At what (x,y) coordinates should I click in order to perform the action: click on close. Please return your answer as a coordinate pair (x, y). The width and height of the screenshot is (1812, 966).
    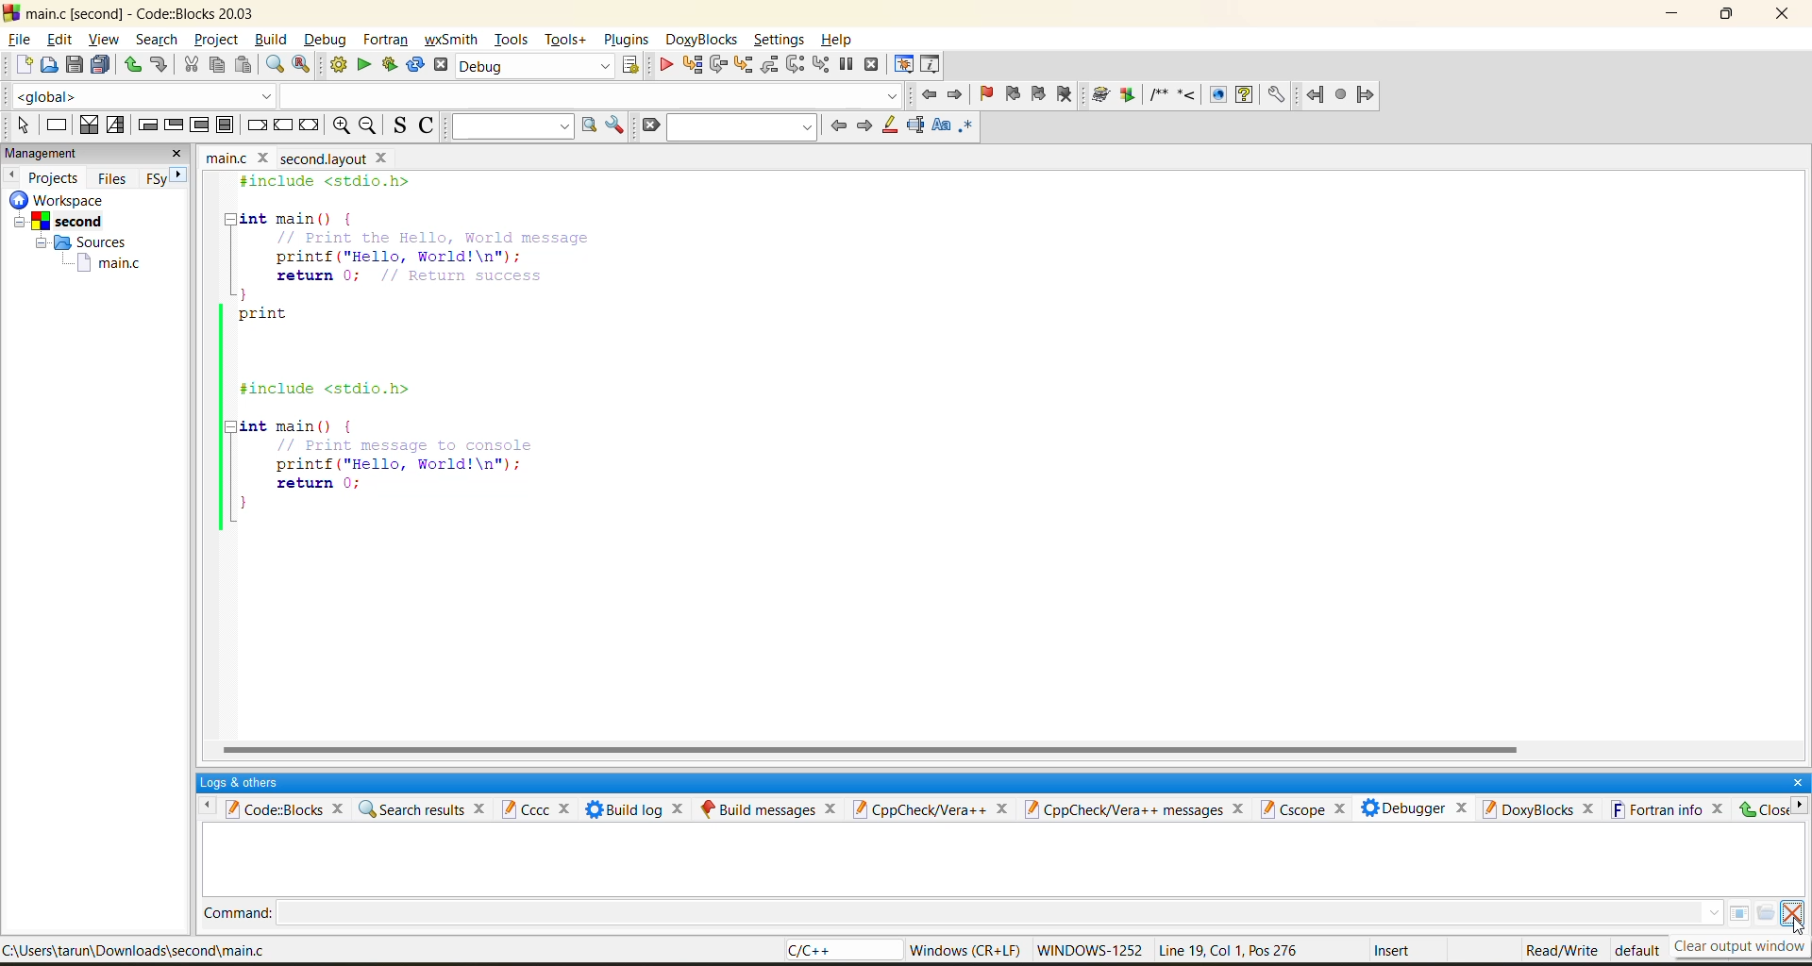
    Looking at the image, I should click on (1795, 779).